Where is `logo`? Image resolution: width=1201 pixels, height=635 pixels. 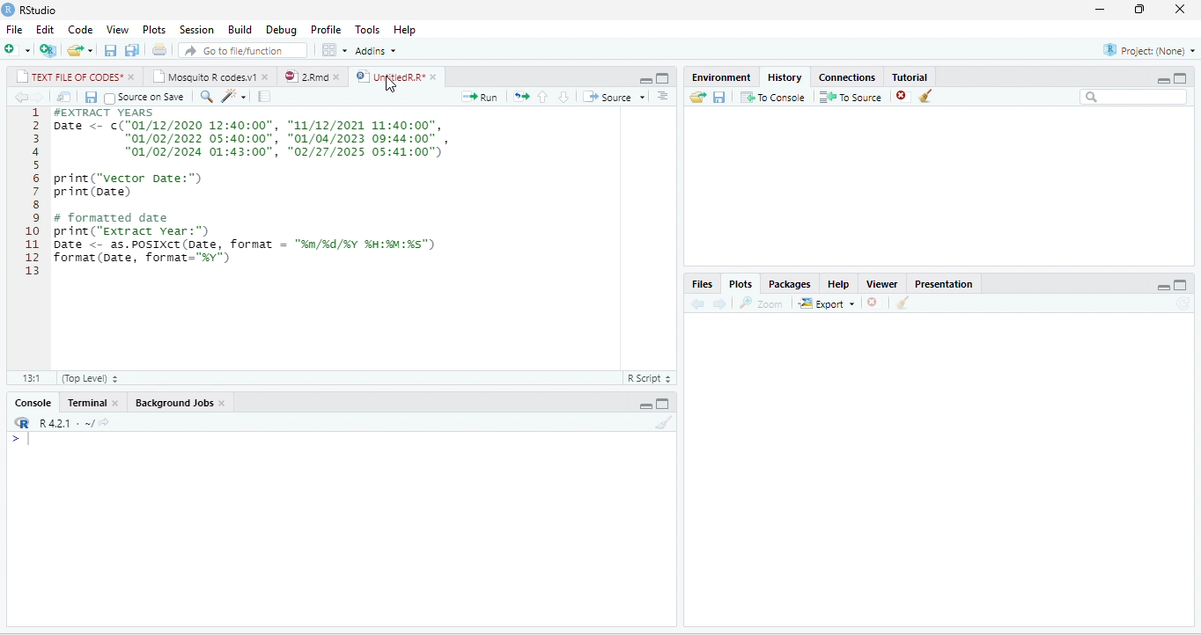
logo is located at coordinates (9, 10).